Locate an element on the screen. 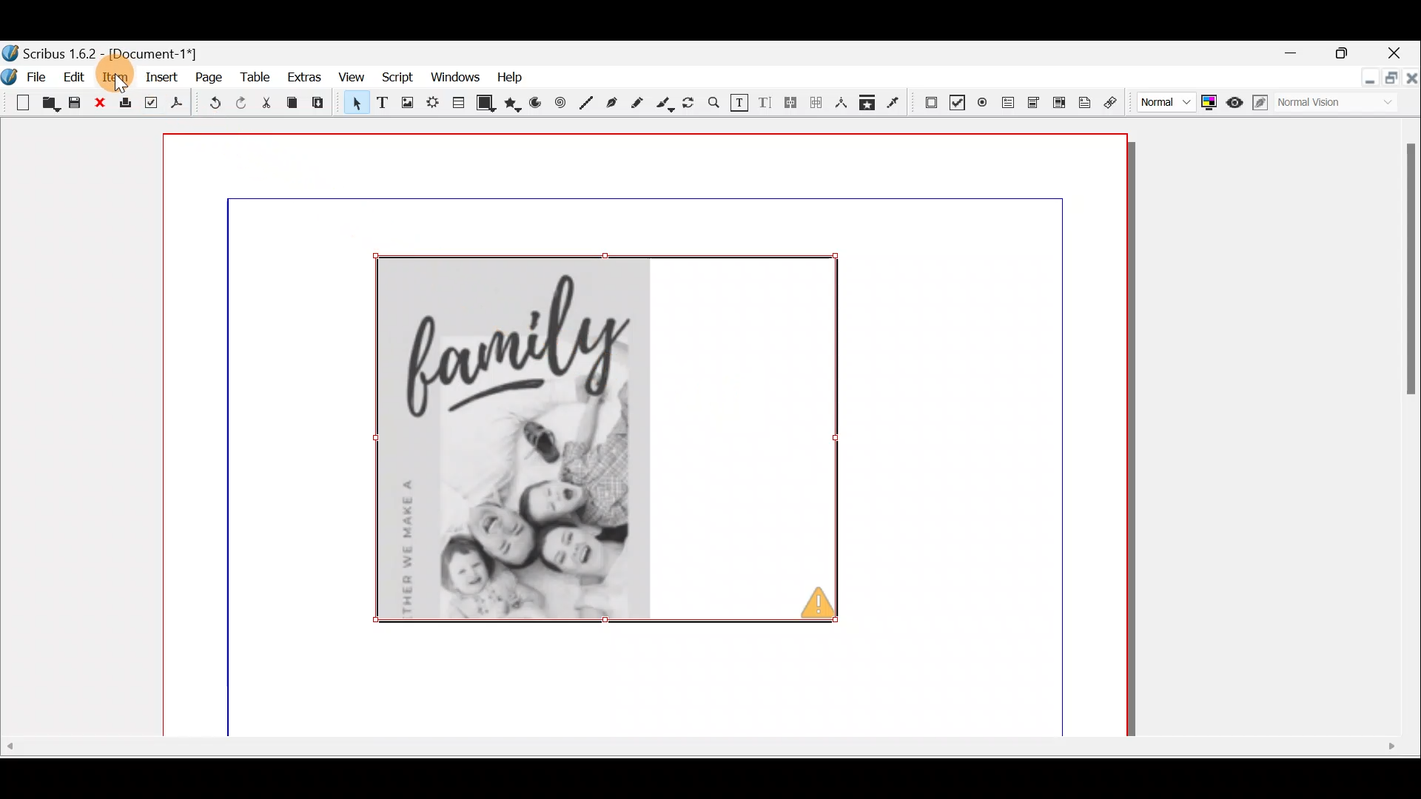  Paste is located at coordinates (323, 107).